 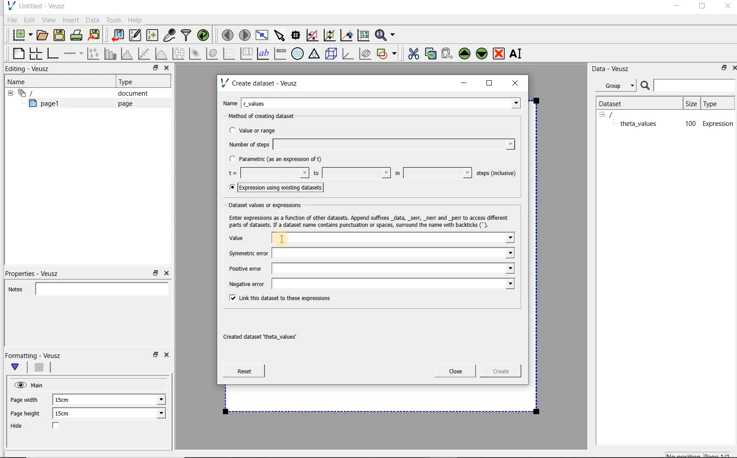 What do you see at coordinates (272, 204) in the screenshot?
I see `Dataset values or expressions` at bounding box center [272, 204].